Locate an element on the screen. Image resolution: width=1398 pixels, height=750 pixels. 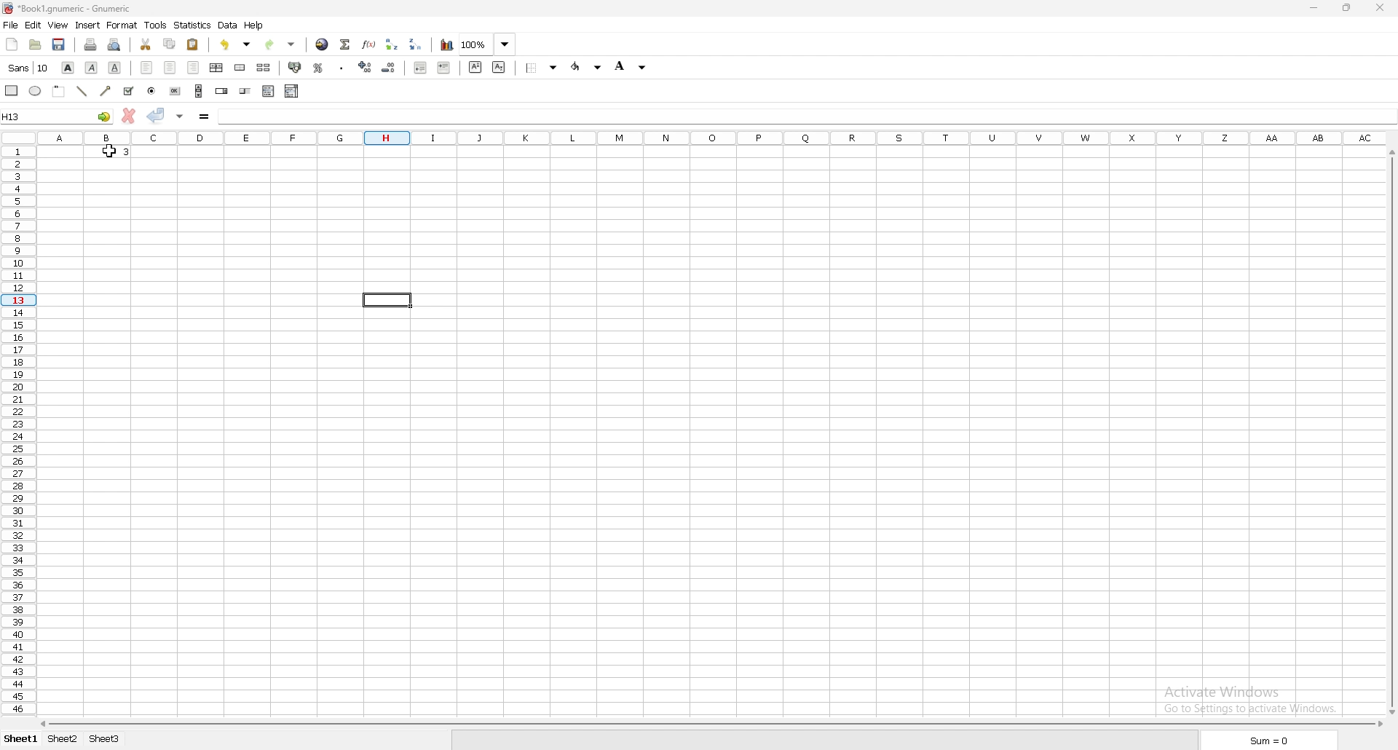
slider is located at coordinates (246, 91).